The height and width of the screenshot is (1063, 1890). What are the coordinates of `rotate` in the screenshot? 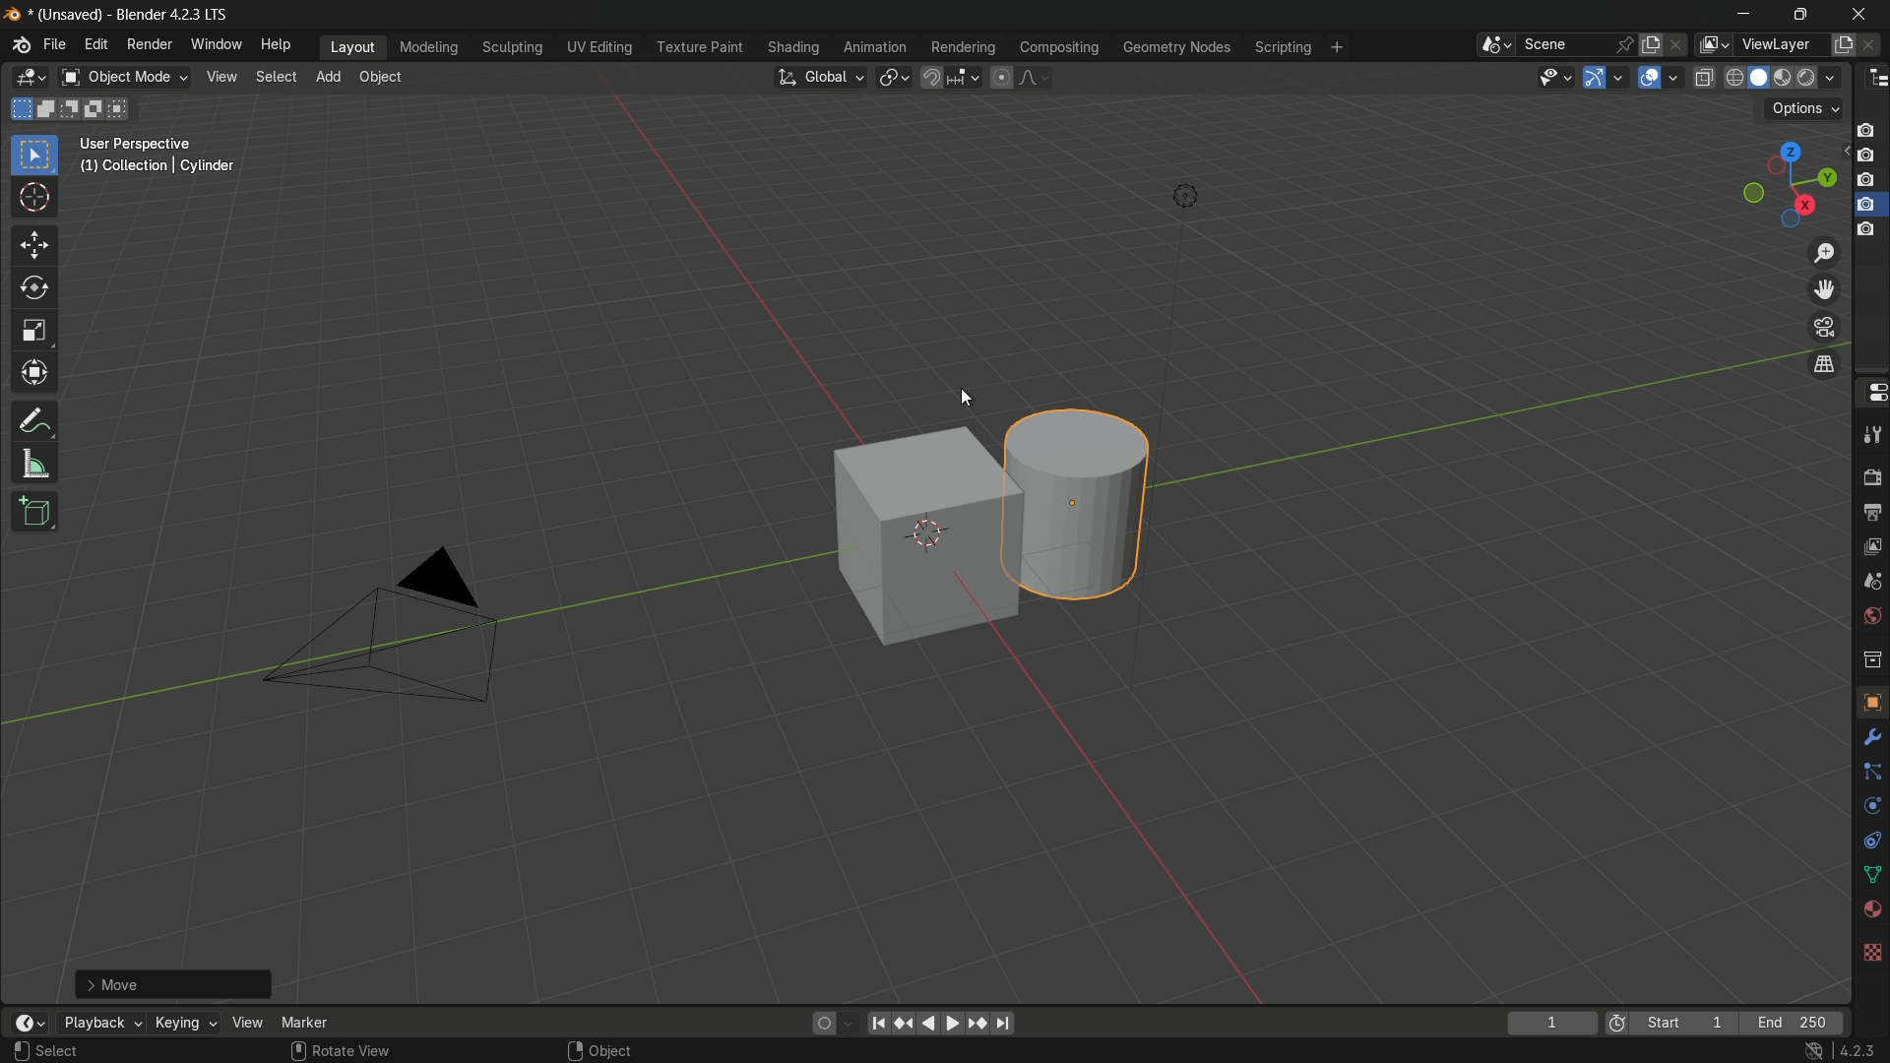 It's located at (33, 289).